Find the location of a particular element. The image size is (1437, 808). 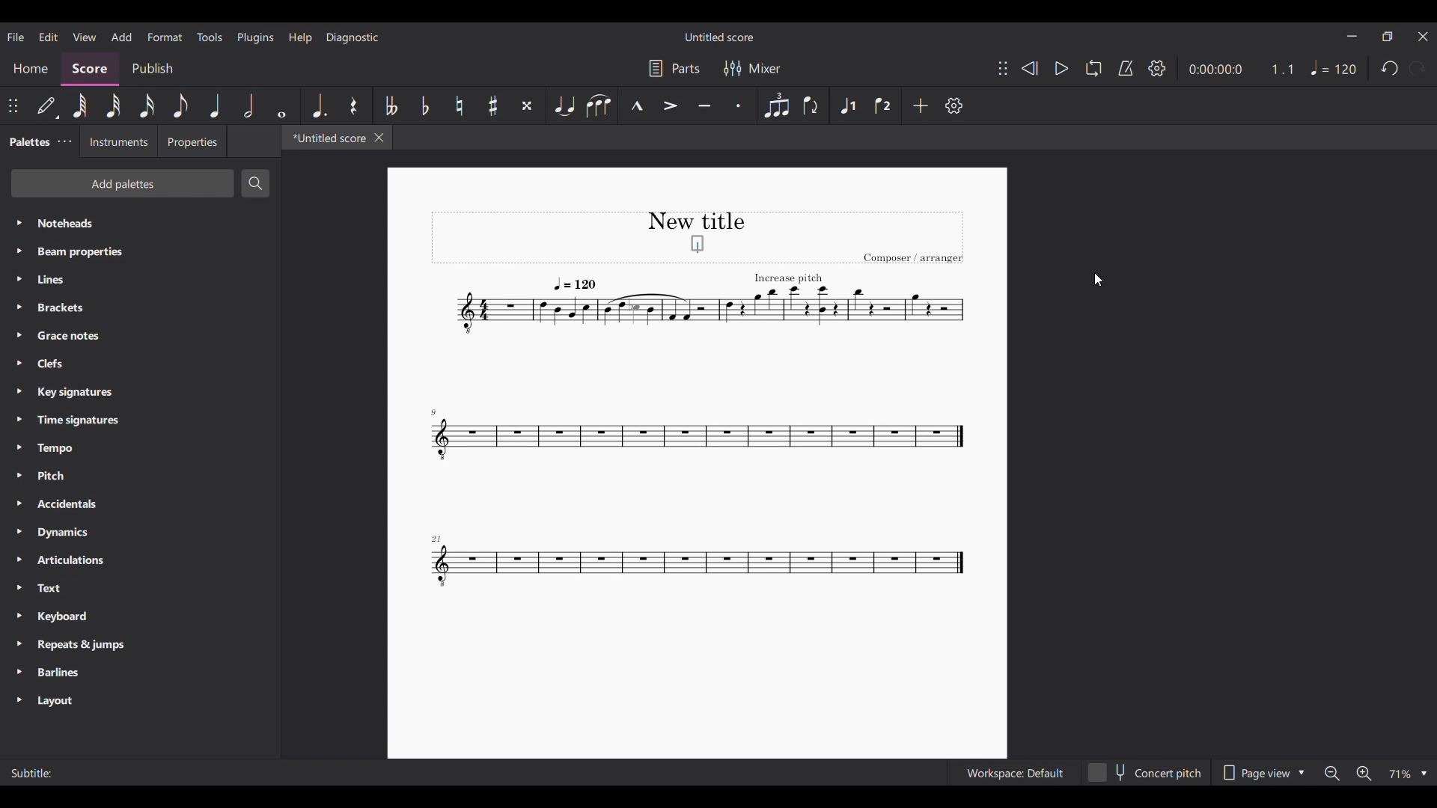

Accidentals is located at coordinates (140, 505).